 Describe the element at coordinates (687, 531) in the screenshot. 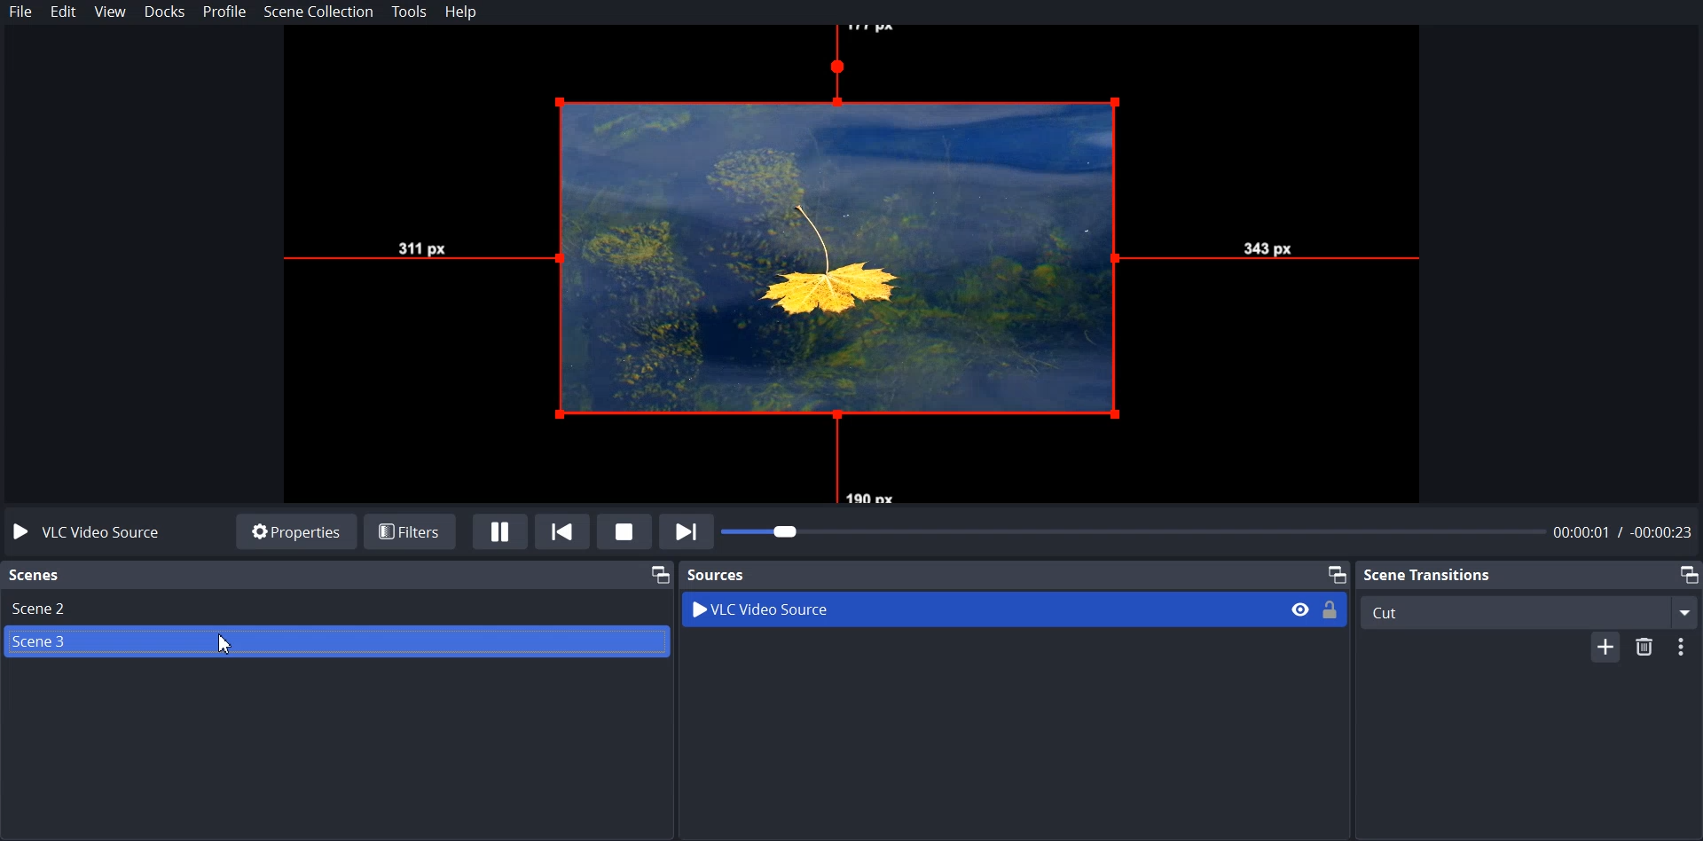

I see `Next in Playlist` at that location.